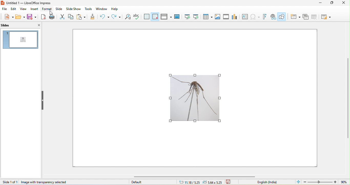  What do you see at coordinates (32, 17) in the screenshot?
I see `save` at bounding box center [32, 17].